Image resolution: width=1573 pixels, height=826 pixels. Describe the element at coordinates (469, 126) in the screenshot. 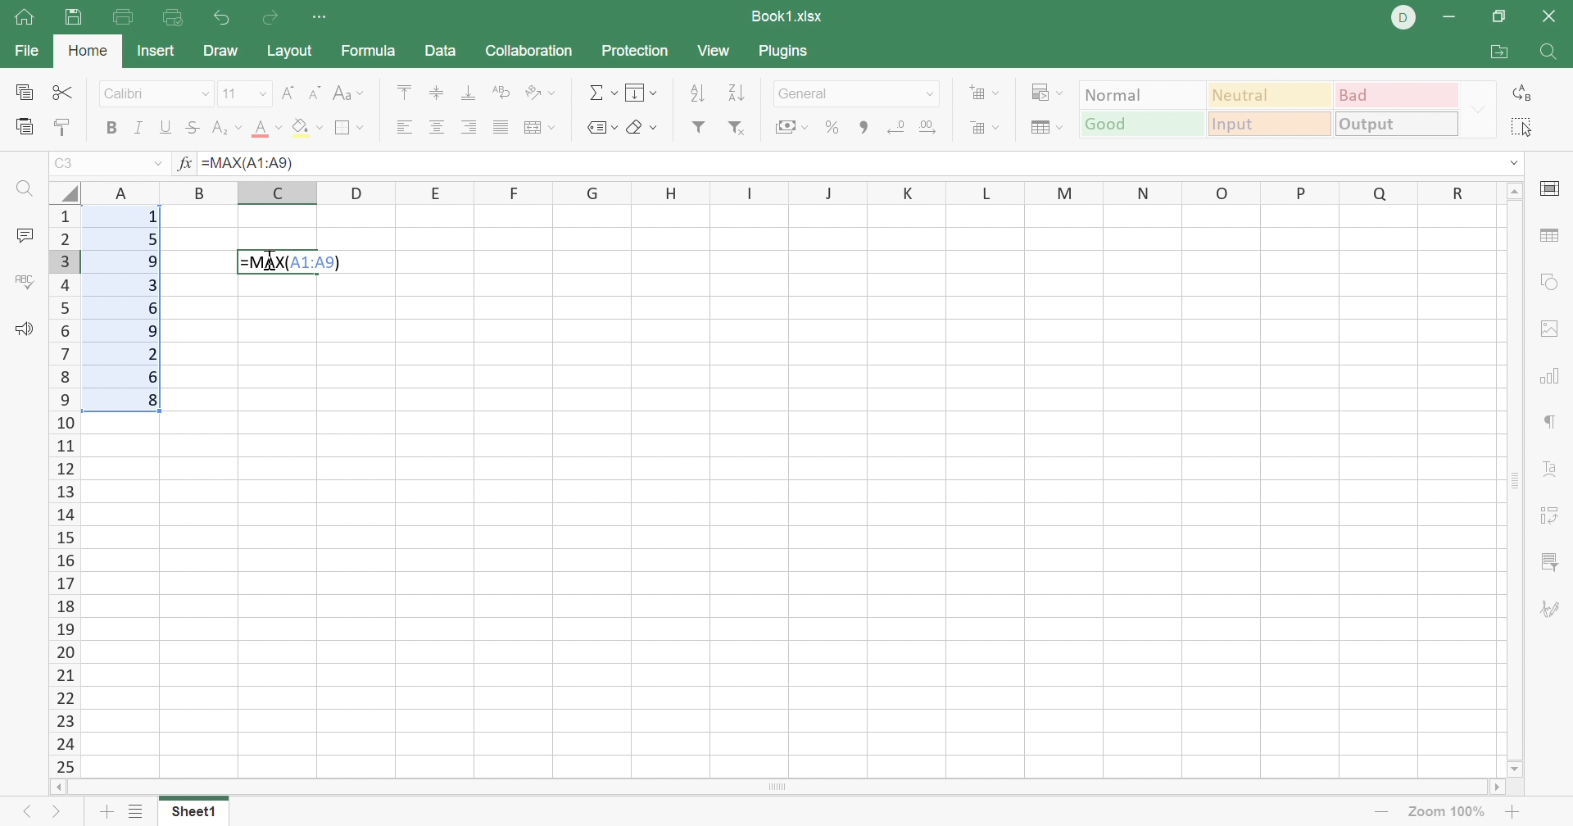

I see `Align Right` at that location.